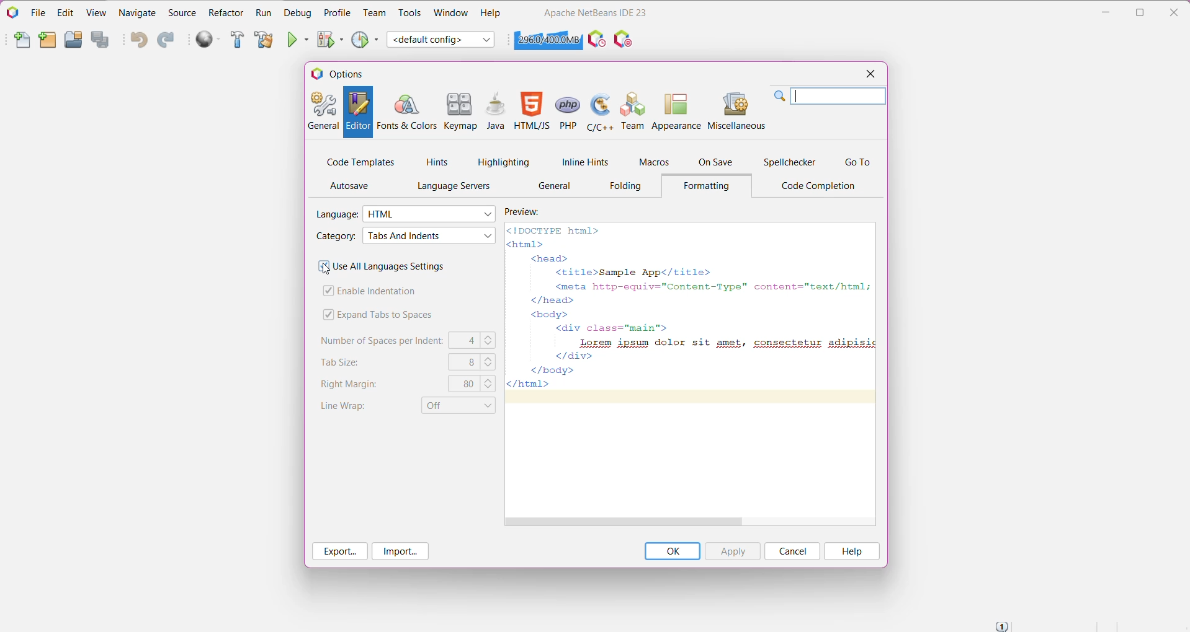 The width and height of the screenshot is (1190, 632). Describe the element at coordinates (450, 187) in the screenshot. I see `Language Servers` at that location.